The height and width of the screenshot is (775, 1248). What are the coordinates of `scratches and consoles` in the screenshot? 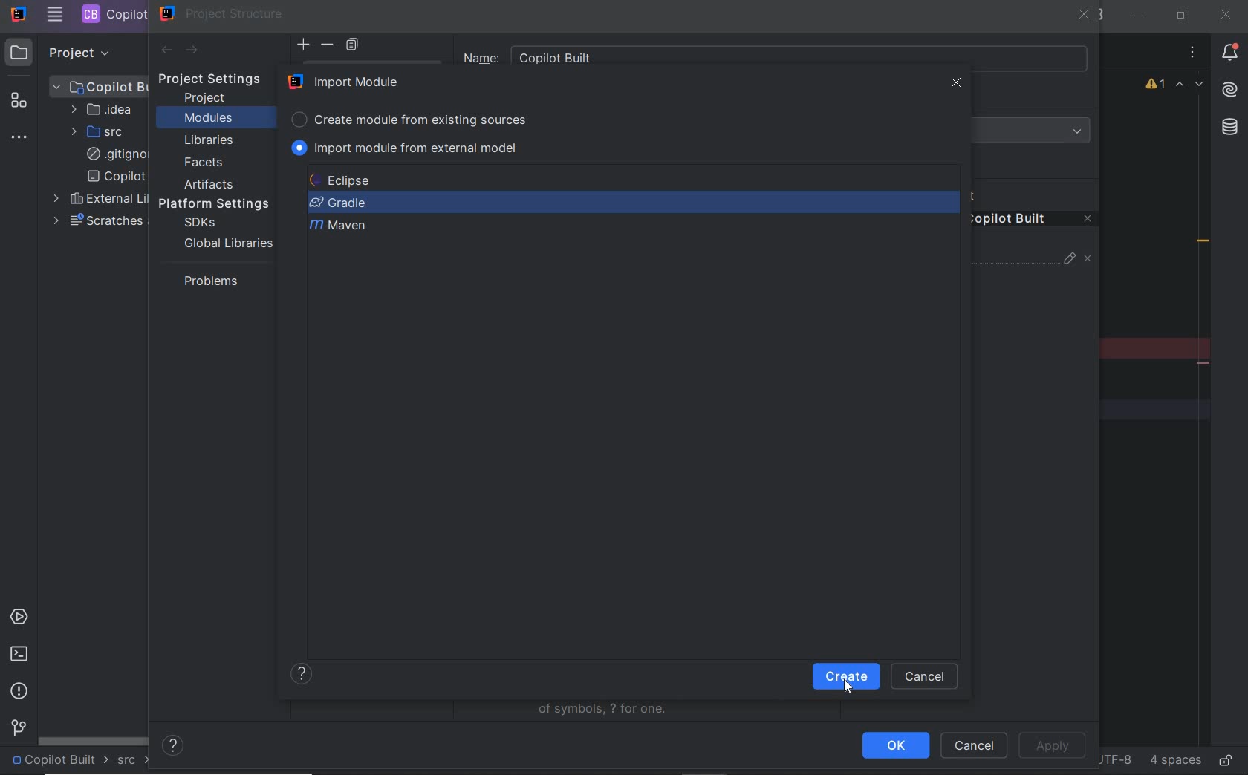 It's located at (97, 221).